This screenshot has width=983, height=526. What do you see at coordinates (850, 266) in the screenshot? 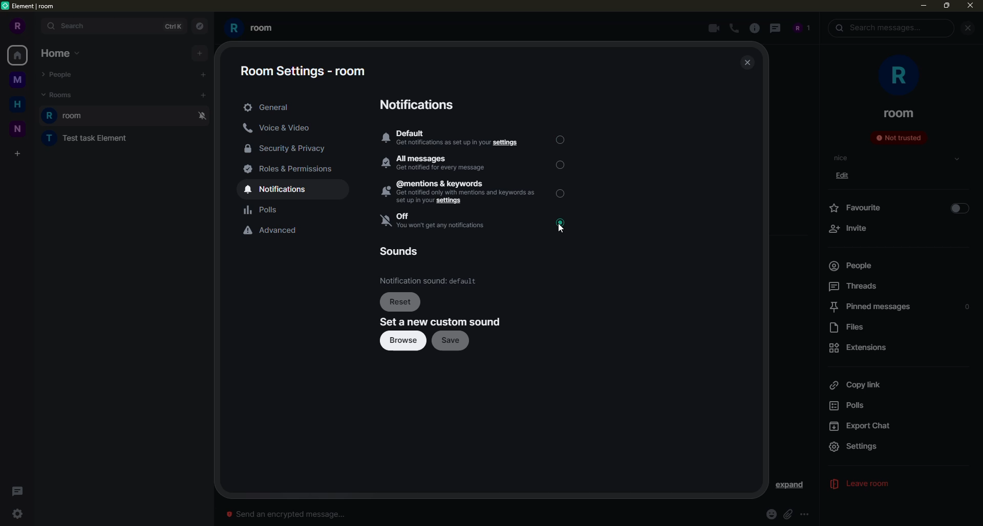
I see `people` at bounding box center [850, 266].